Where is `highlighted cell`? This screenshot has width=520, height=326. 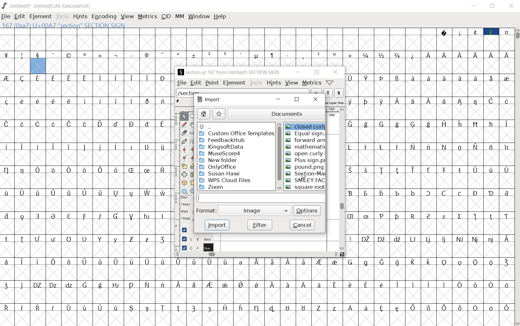
highlighted cell is located at coordinates (38, 66).